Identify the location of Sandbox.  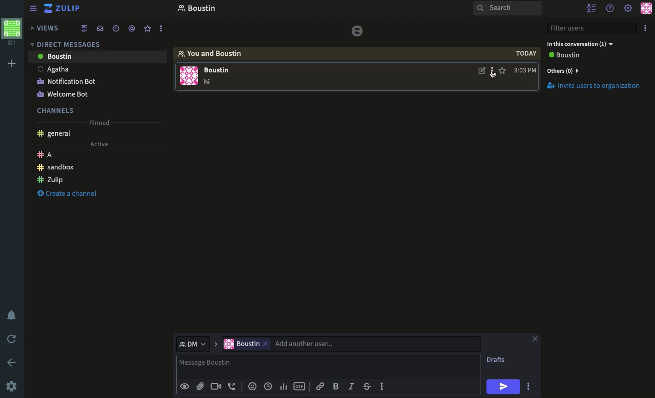
(57, 167).